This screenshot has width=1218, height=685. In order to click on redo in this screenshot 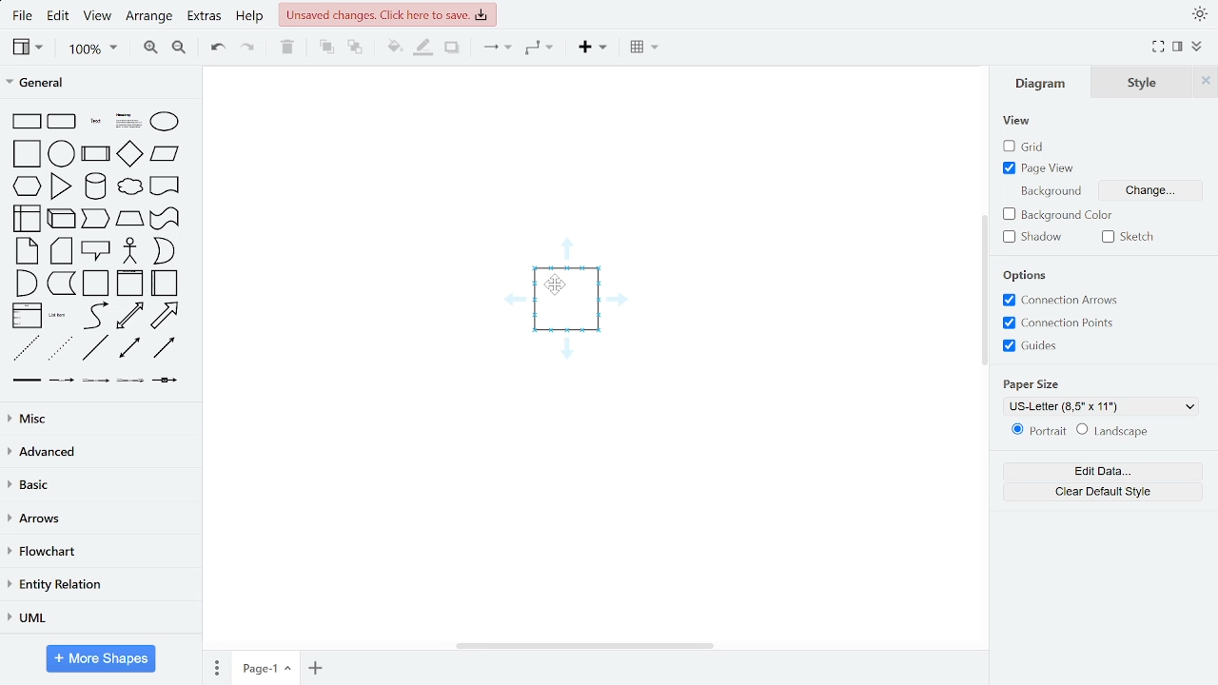, I will do `click(249, 49)`.